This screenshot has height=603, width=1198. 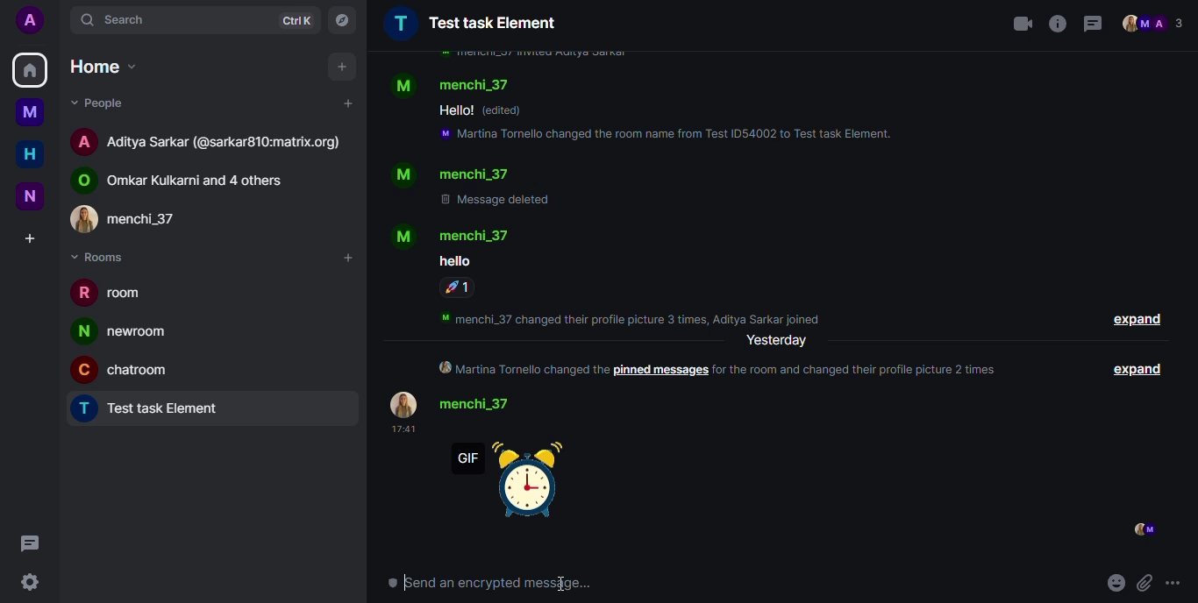 What do you see at coordinates (1147, 578) in the screenshot?
I see `attach` at bounding box center [1147, 578].